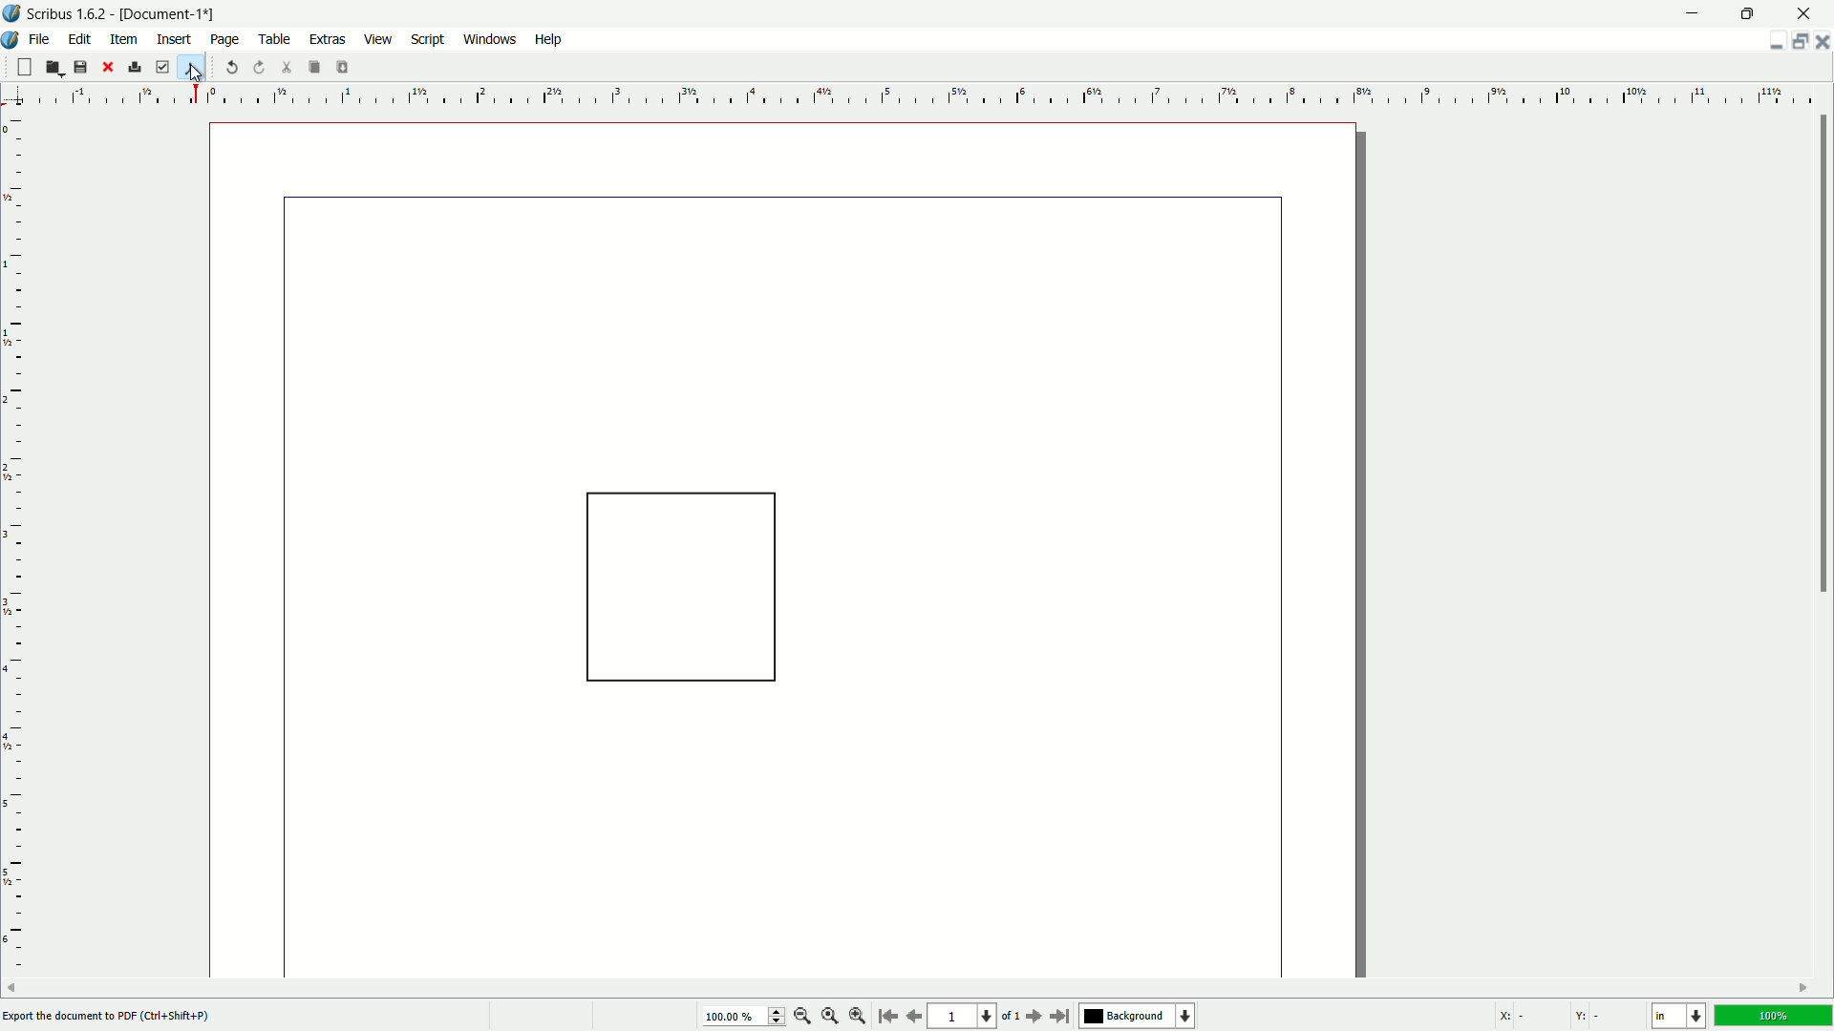  Describe the element at coordinates (190, 68) in the screenshot. I see `save as pdf` at that location.